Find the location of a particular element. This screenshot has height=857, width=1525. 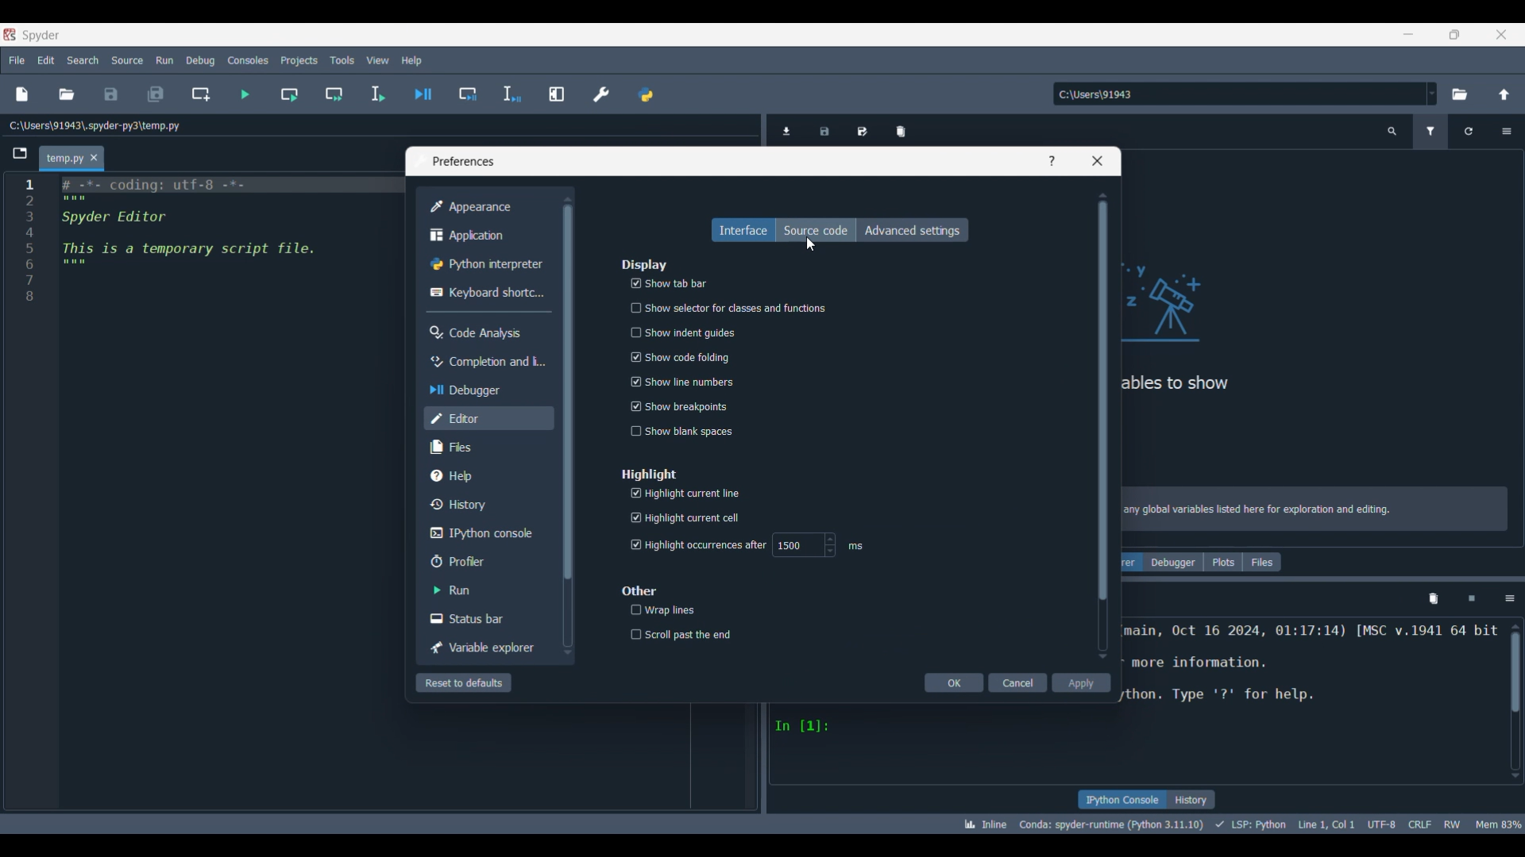

Run menu is located at coordinates (165, 60).